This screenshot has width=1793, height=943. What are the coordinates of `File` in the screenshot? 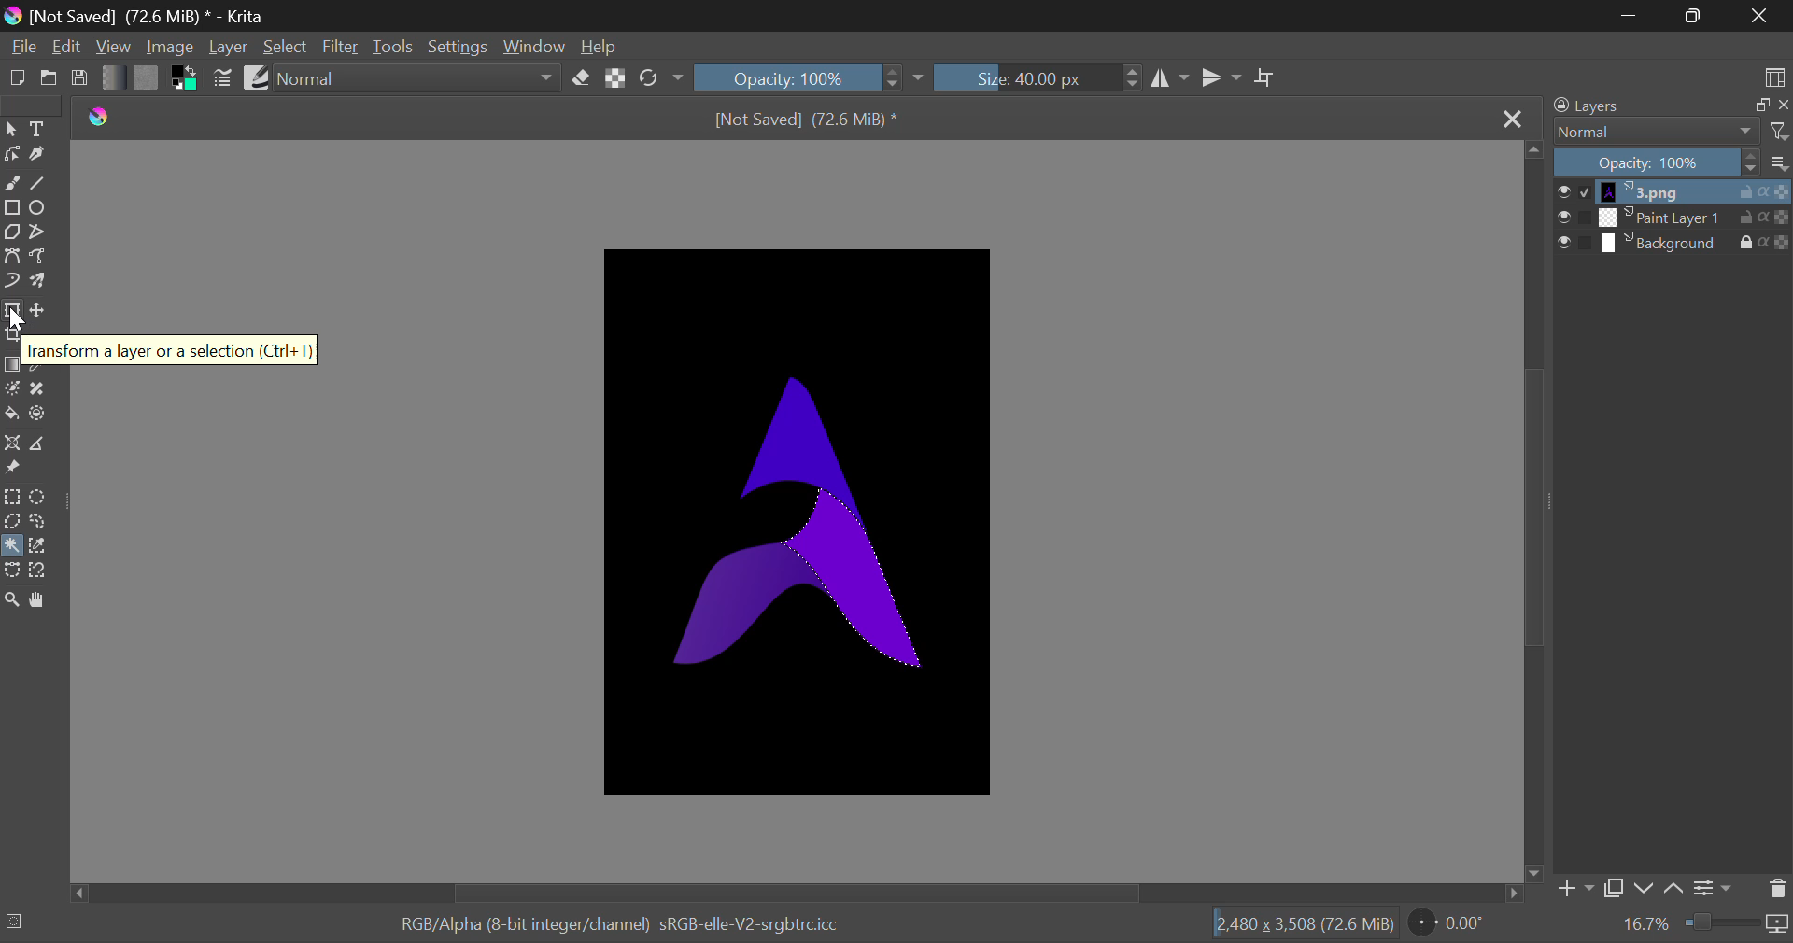 It's located at (22, 47).